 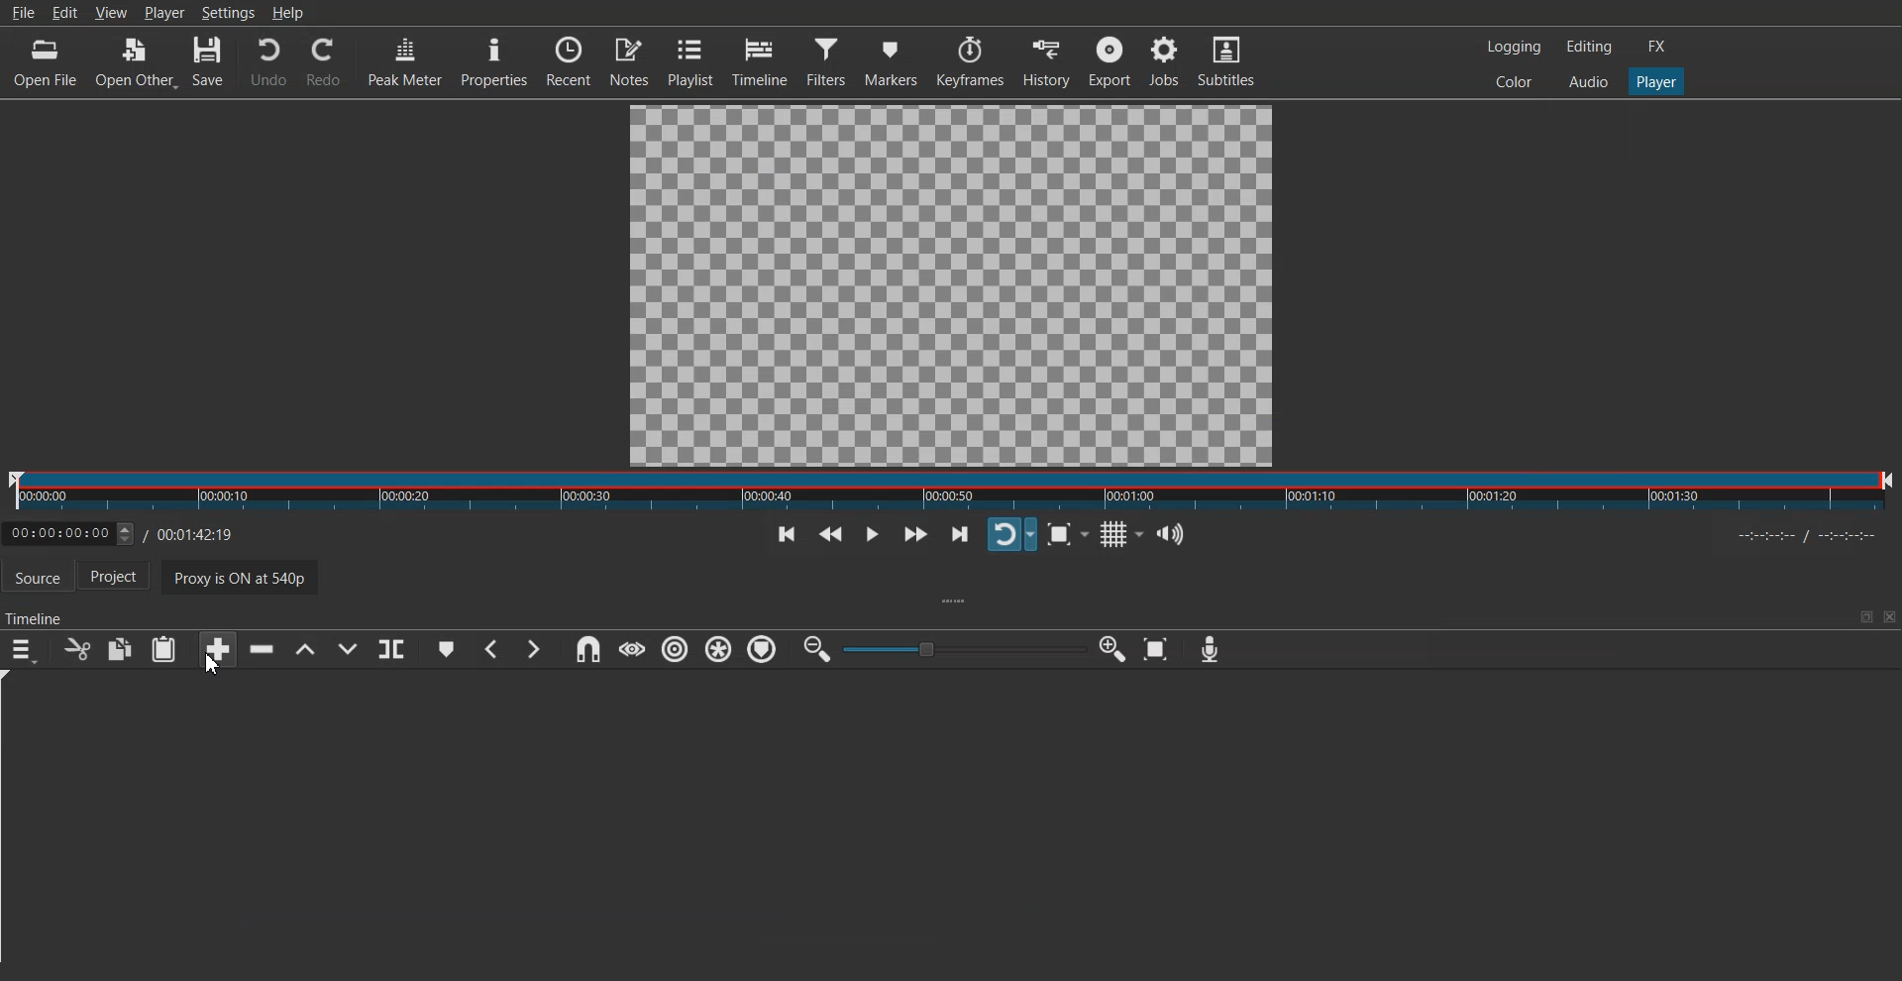 What do you see at coordinates (569, 59) in the screenshot?
I see `Recent` at bounding box center [569, 59].